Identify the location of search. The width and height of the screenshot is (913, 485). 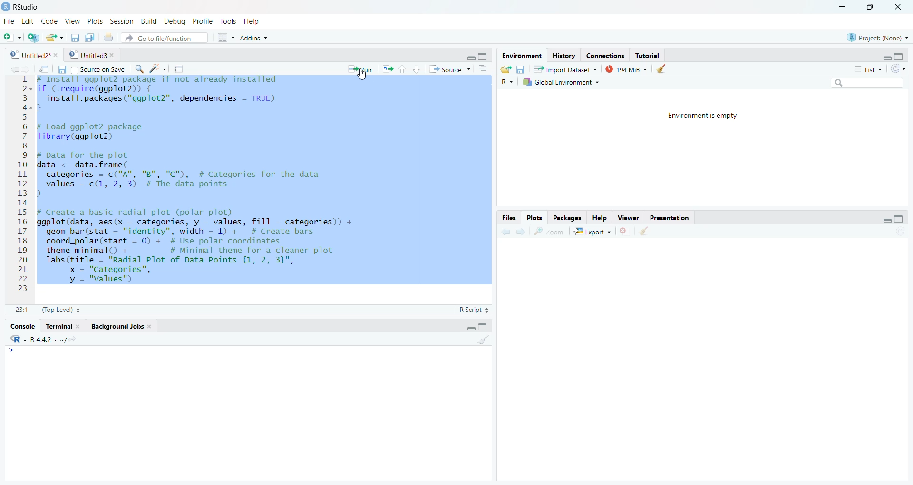
(139, 69).